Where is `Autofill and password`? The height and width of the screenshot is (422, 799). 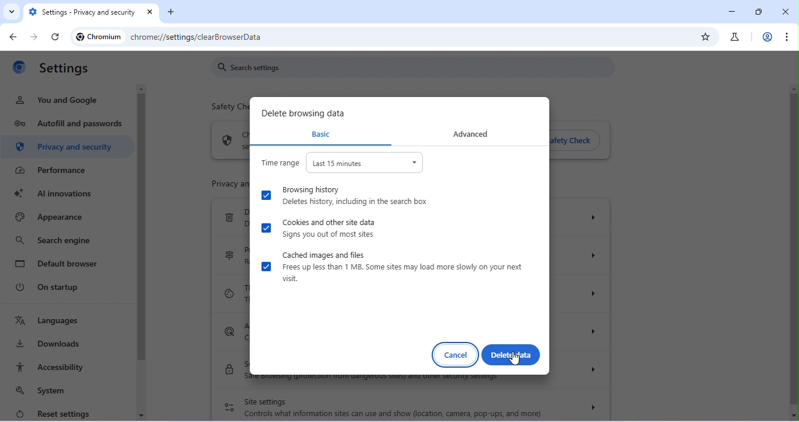 Autofill and password is located at coordinates (68, 125).